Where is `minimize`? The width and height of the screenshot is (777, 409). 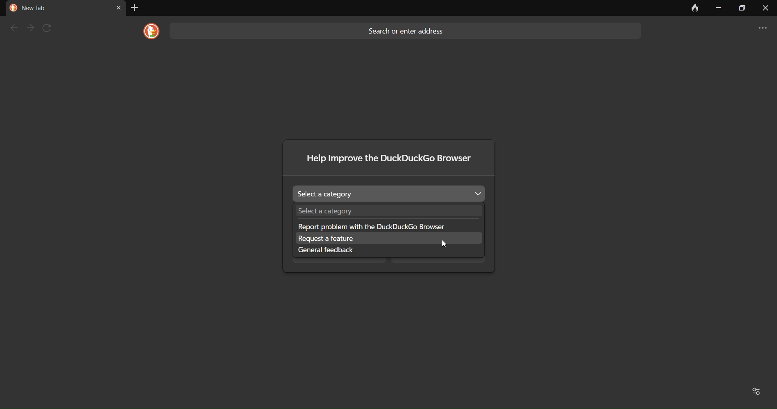
minimize is located at coordinates (718, 8).